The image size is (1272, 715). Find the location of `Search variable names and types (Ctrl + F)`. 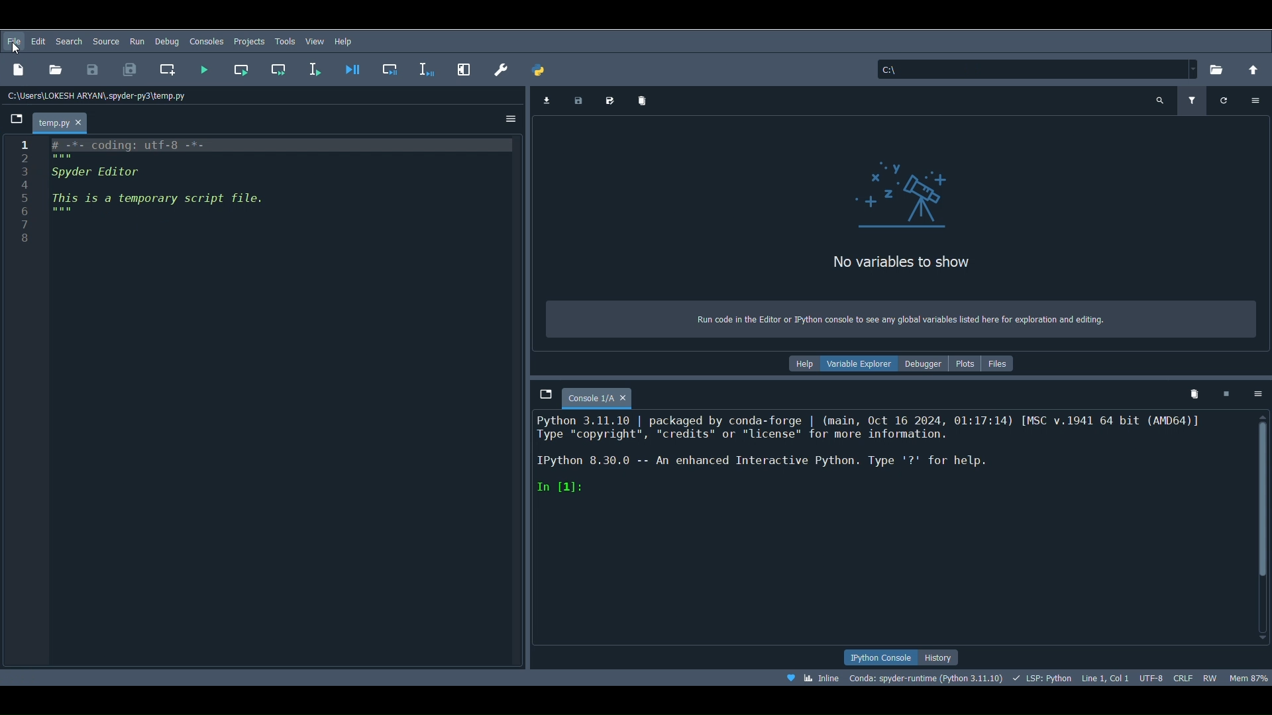

Search variable names and types (Ctrl + F) is located at coordinates (1159, 98).